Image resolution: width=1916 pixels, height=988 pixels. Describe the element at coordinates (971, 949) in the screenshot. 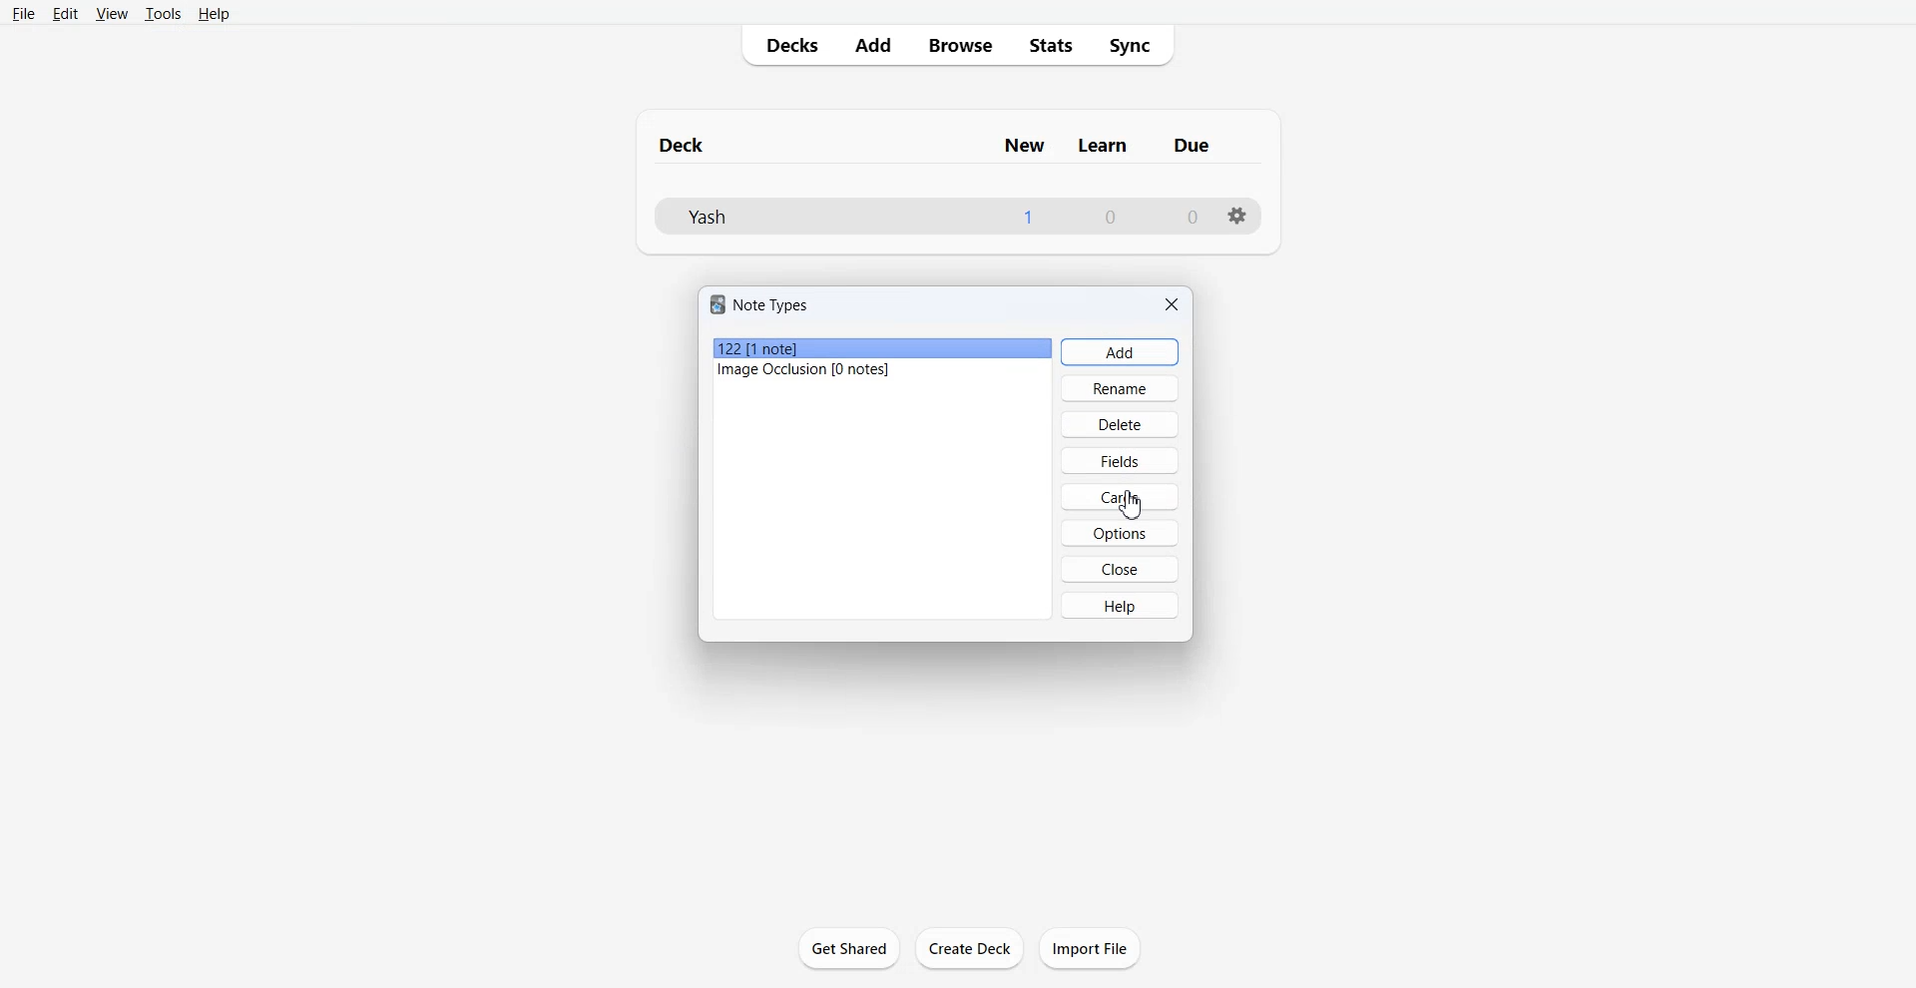

I see `Create Deck` at that location.